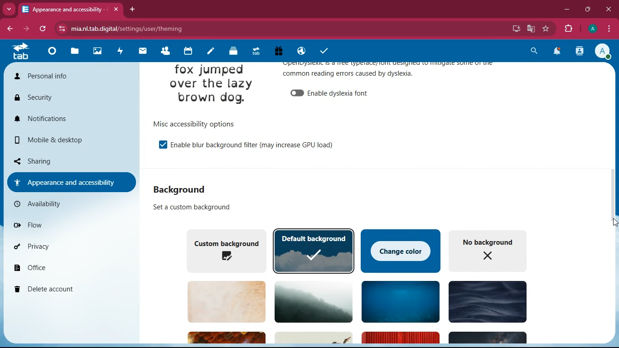 Image resolution: width=619 pixels, height=348 pixels. Describe the element at coordinates (255, 145) in the screenshot. I see `enable` at that location.